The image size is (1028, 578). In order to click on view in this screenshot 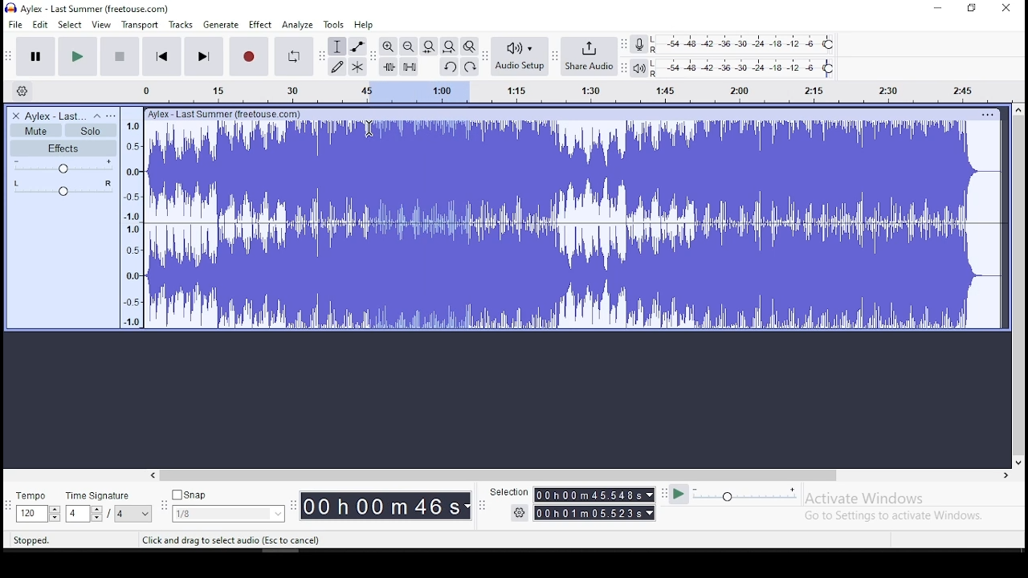, I will do `click(102, 25)`.